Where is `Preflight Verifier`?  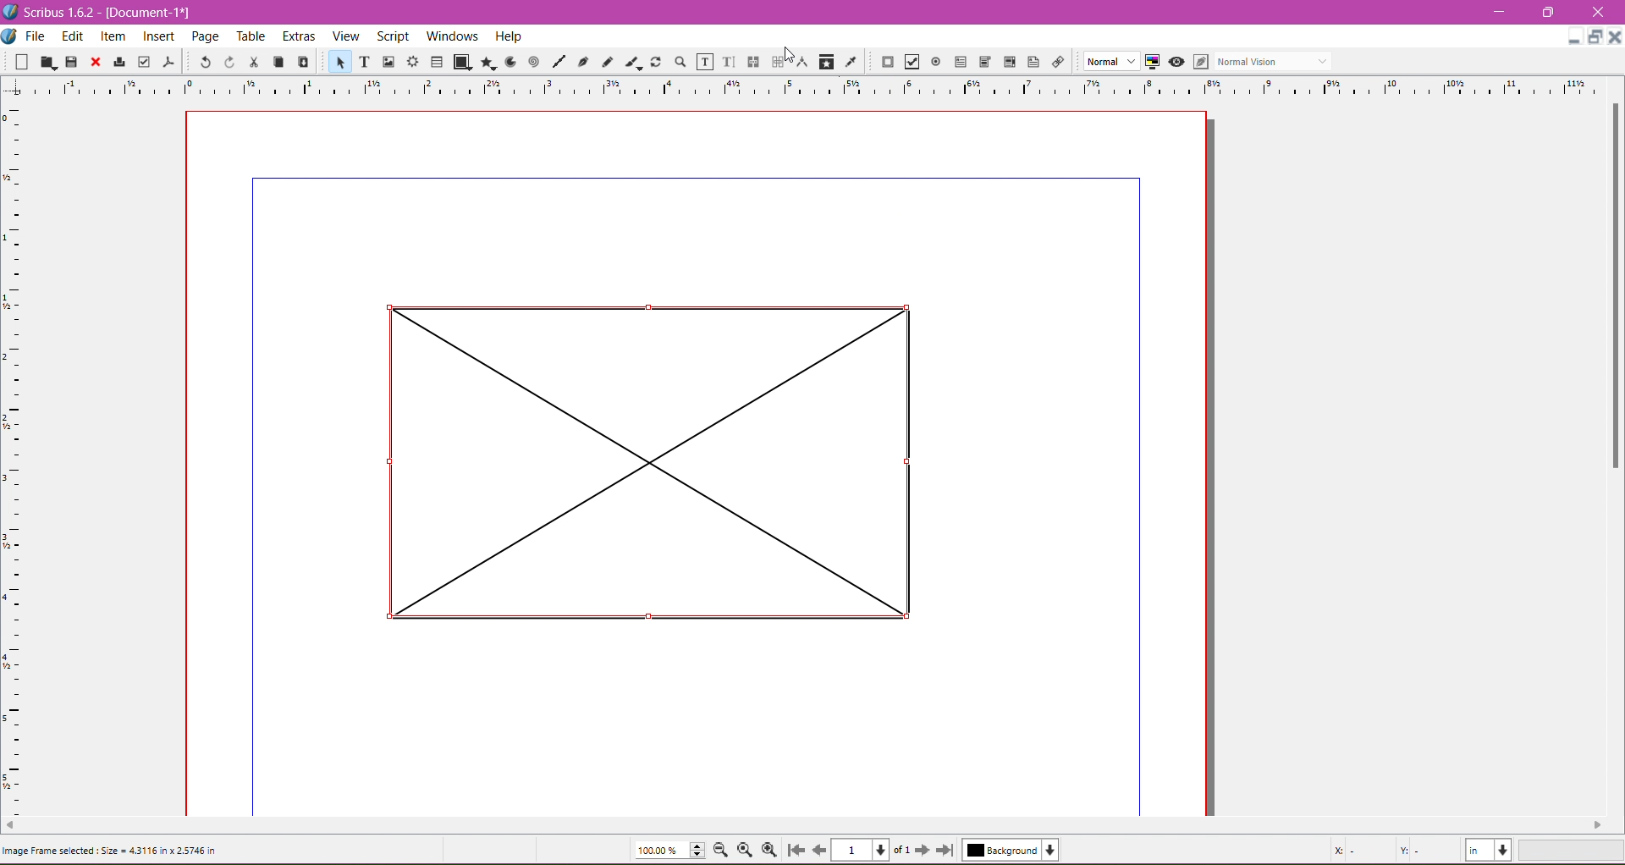
Preflight Verifier is located at coordinates (143, 63).